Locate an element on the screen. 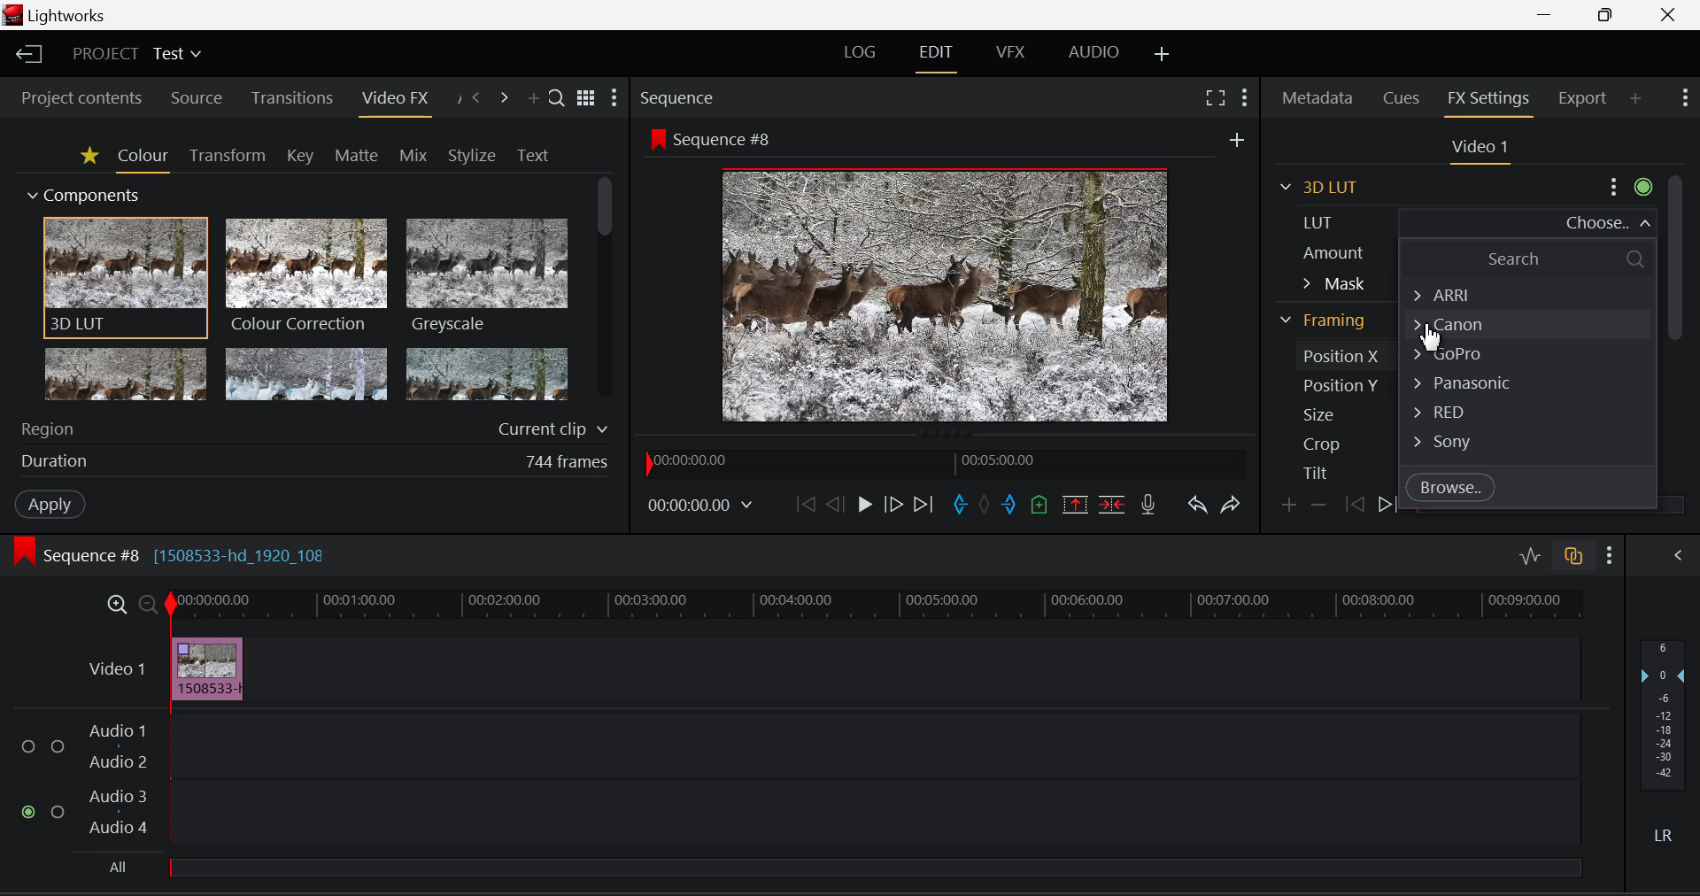 This screenshot has height=896, width=1700. Audio Track is located at coordinates (876, 743).